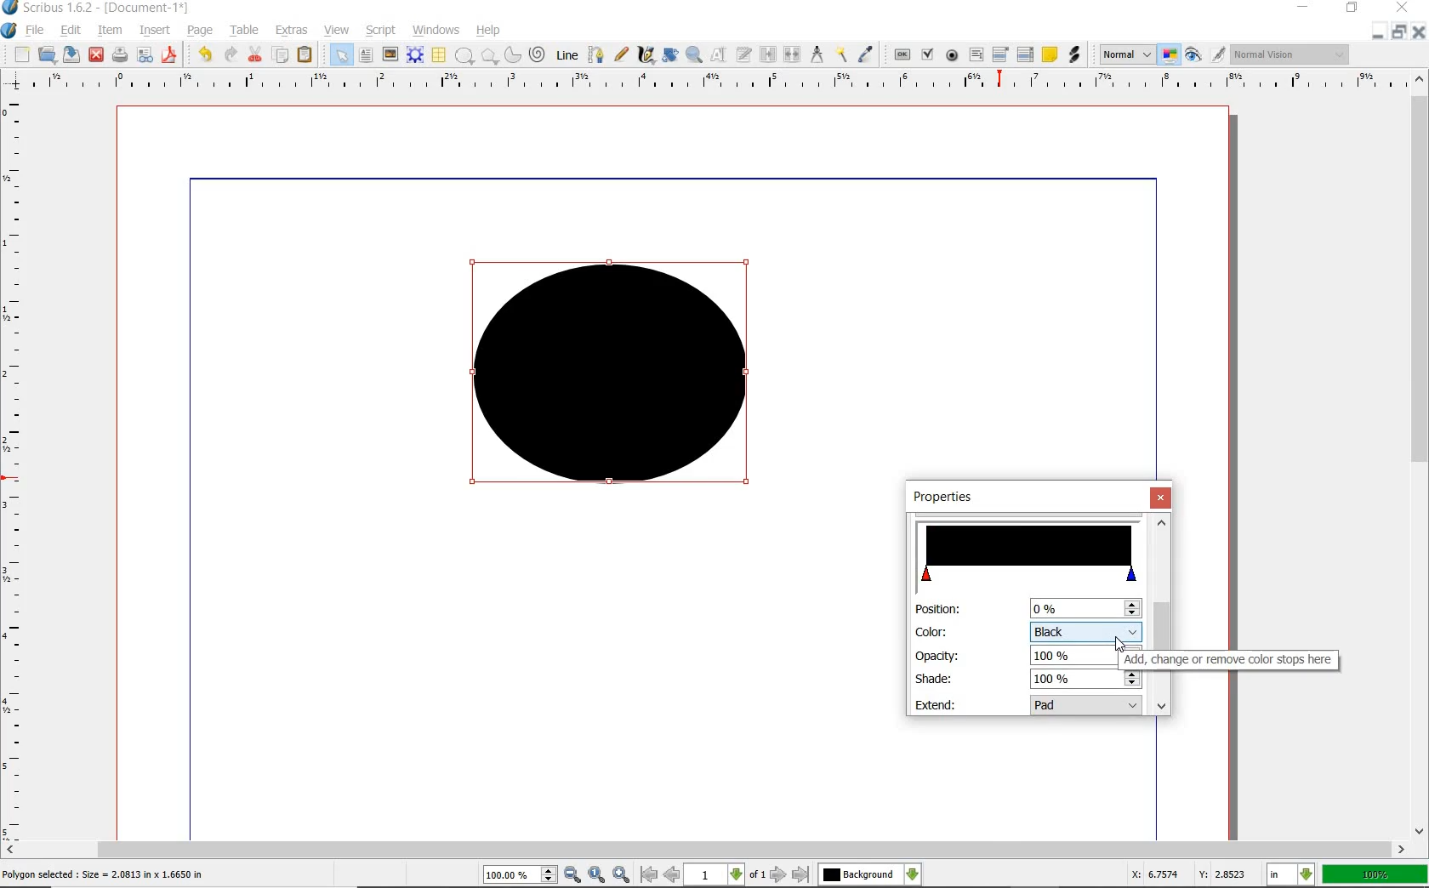 This screenshot has width=1429, height=888. Describe the element at coordinates (1084, 608) in the screenshot. I see `position` at that location.